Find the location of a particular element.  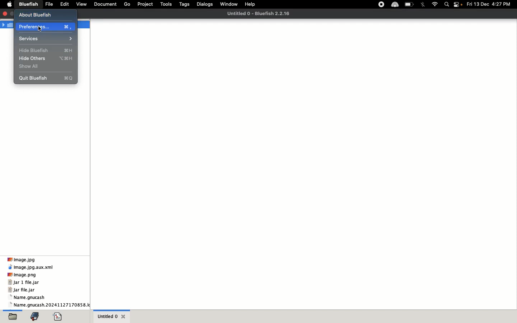

Preferences is located at coordinates (45, 27).